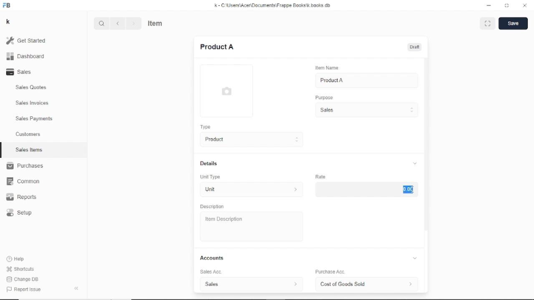  What do you see at coordinates (23, 289) in the screenshot?
I see `Report issue` at bounding box center [23, 289].